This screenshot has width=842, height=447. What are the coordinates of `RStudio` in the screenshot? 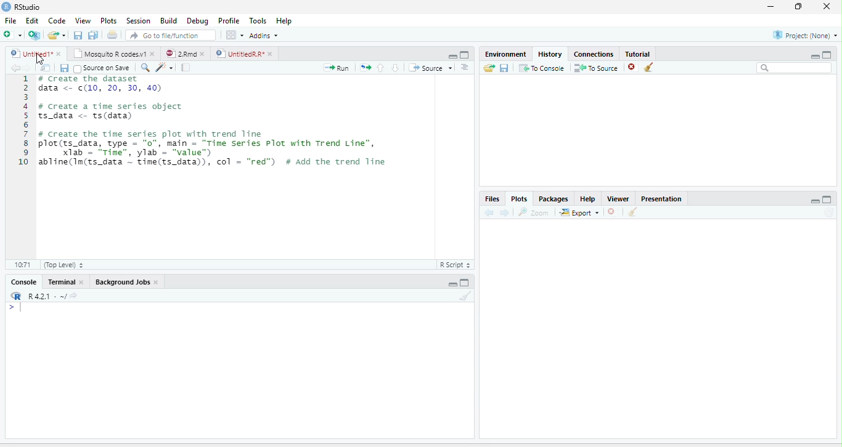 It's located at (21, 6).